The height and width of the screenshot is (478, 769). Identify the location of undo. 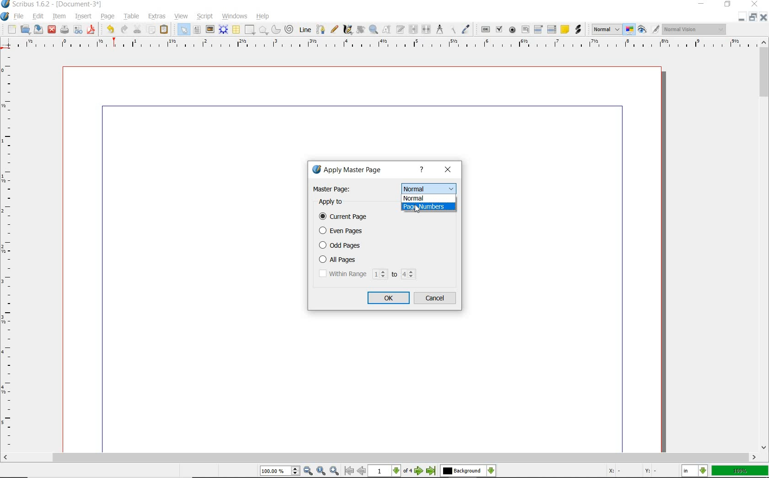
(108, 29).